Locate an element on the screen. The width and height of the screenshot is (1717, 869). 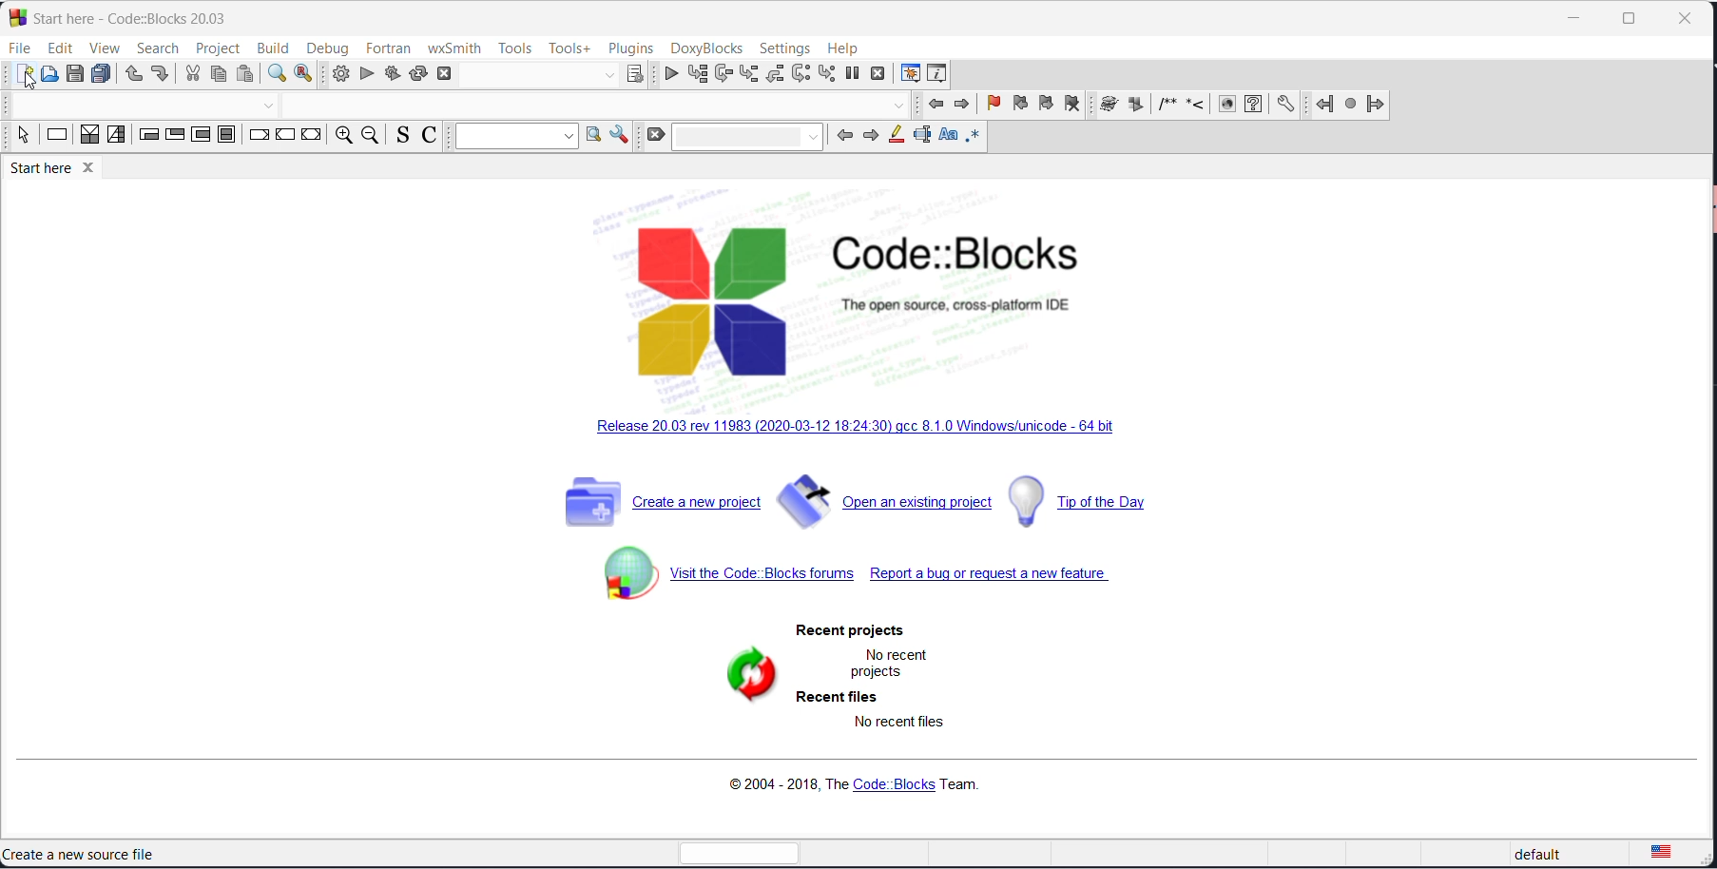
previous is located at coordinates (847, 137).